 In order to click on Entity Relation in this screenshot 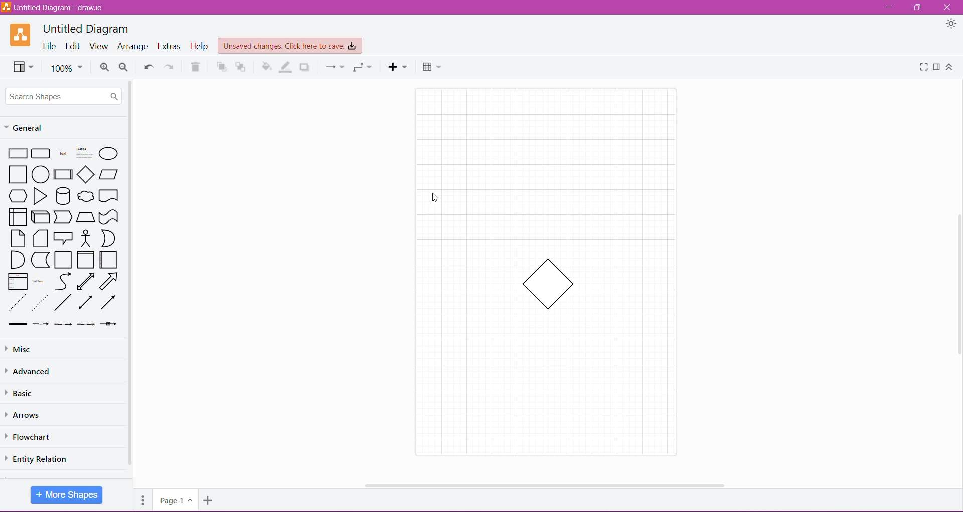, I will do `click(42, 459)`.